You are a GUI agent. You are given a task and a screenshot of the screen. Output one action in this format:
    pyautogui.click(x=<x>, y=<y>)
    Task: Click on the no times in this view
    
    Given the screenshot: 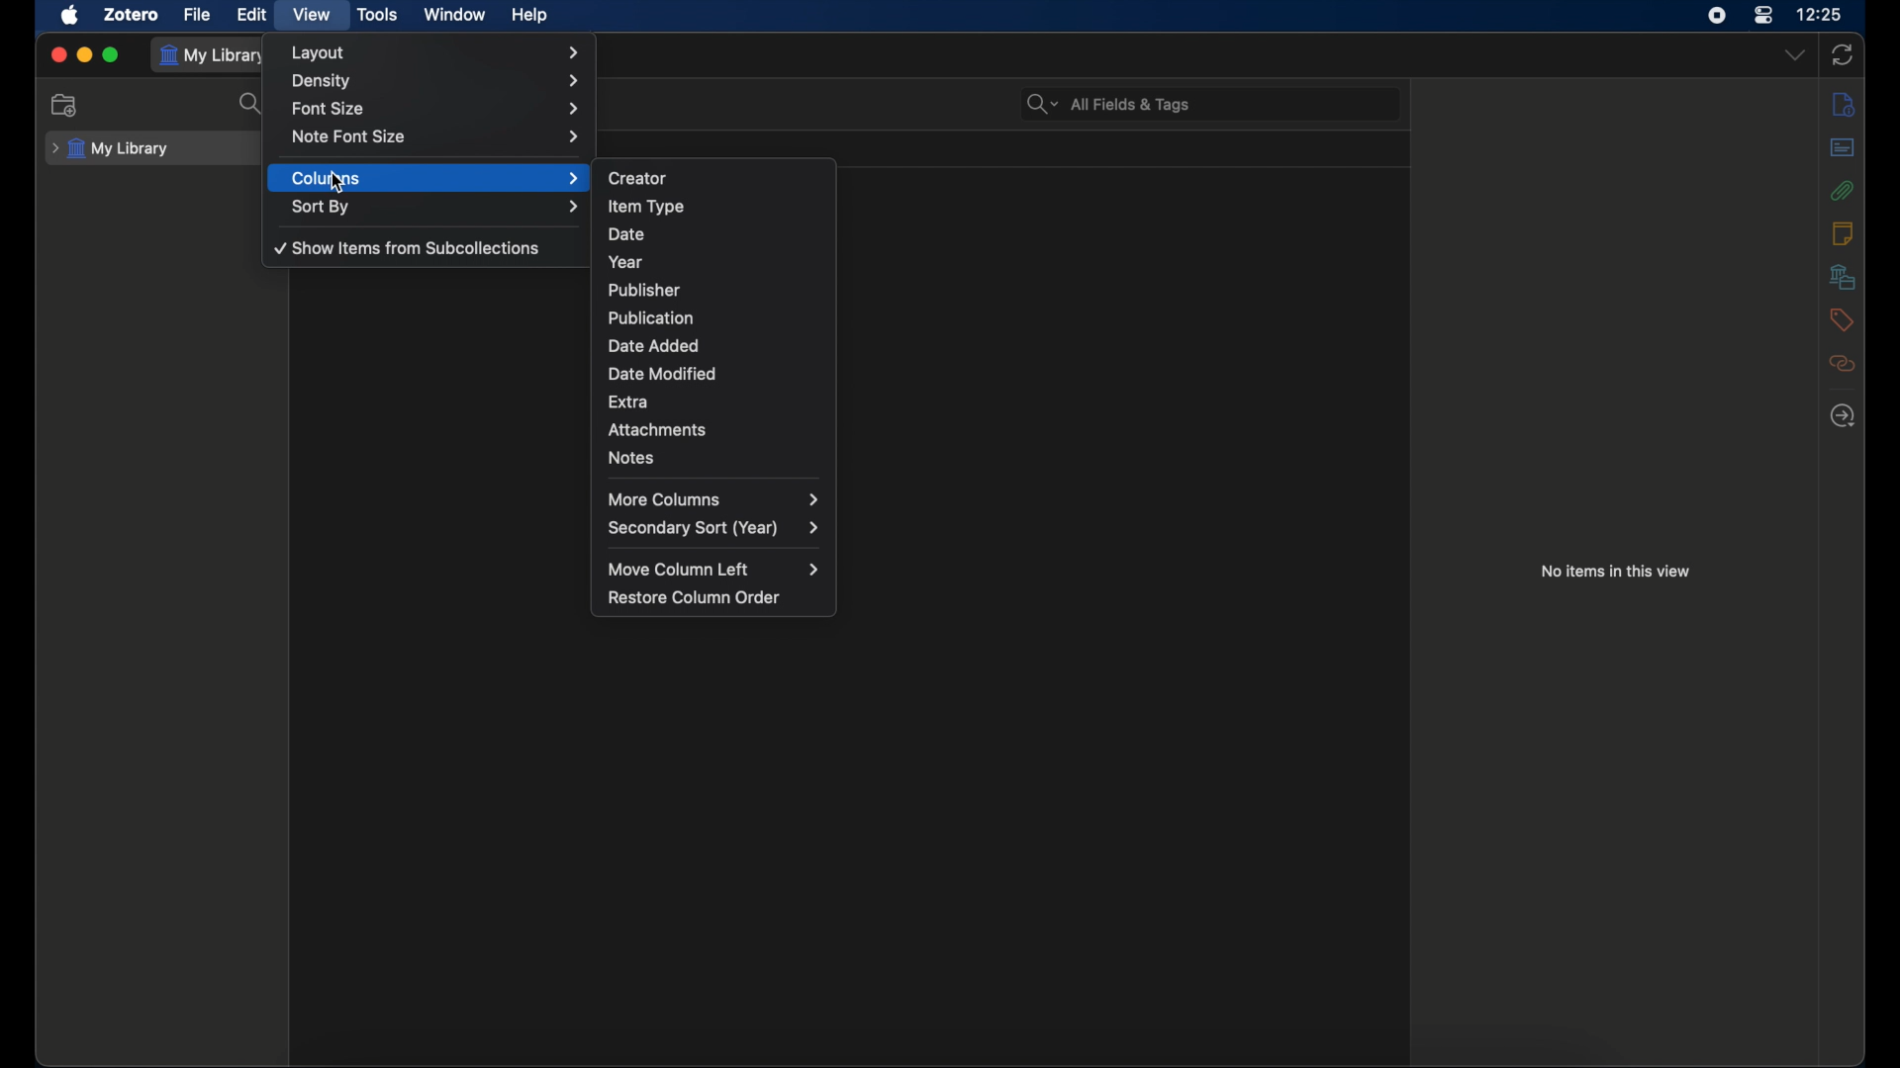 What is the action you would take?
    pyautogui.click(x=1616, y=572)
    